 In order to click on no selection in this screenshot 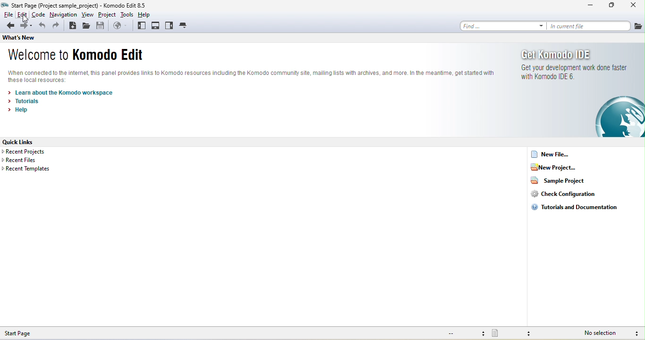, I will do `click(602, 332)`.